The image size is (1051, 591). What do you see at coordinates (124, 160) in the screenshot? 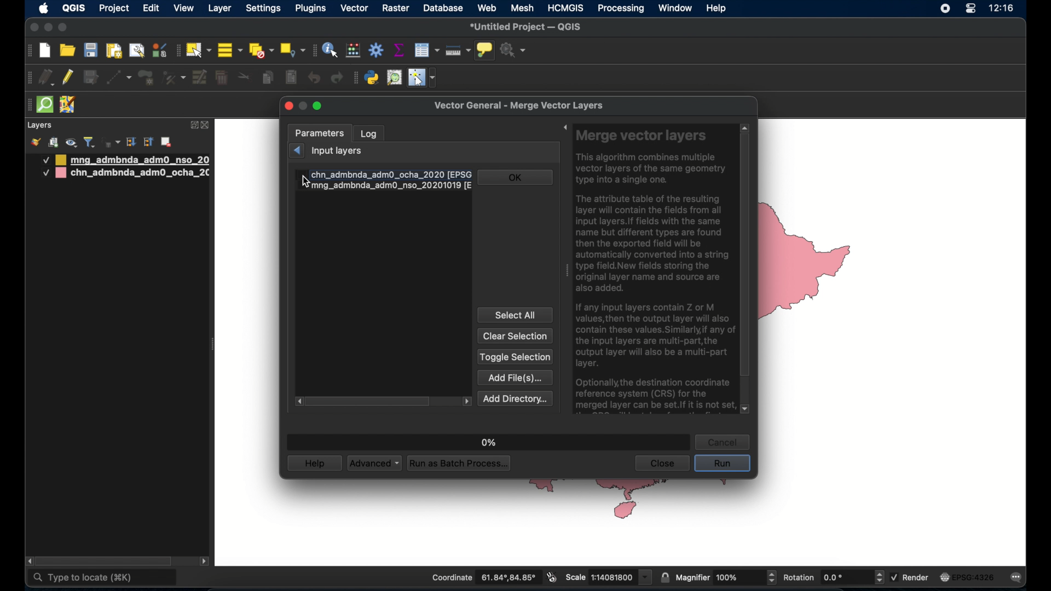
I see `mongolia administrative boundary layer 1` at bounding box center [124, 160].